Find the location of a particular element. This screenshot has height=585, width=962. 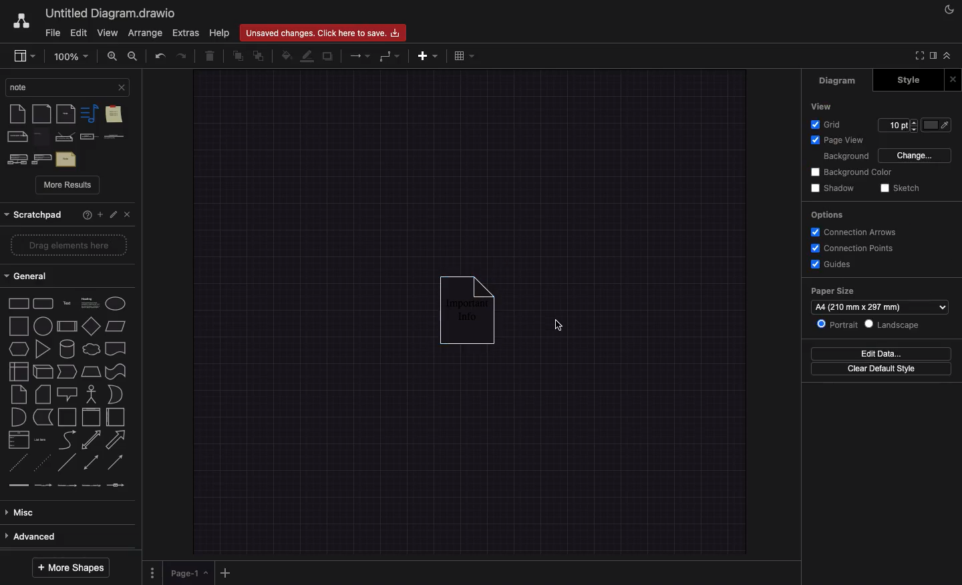

Options is located at coordinates (826, 214).